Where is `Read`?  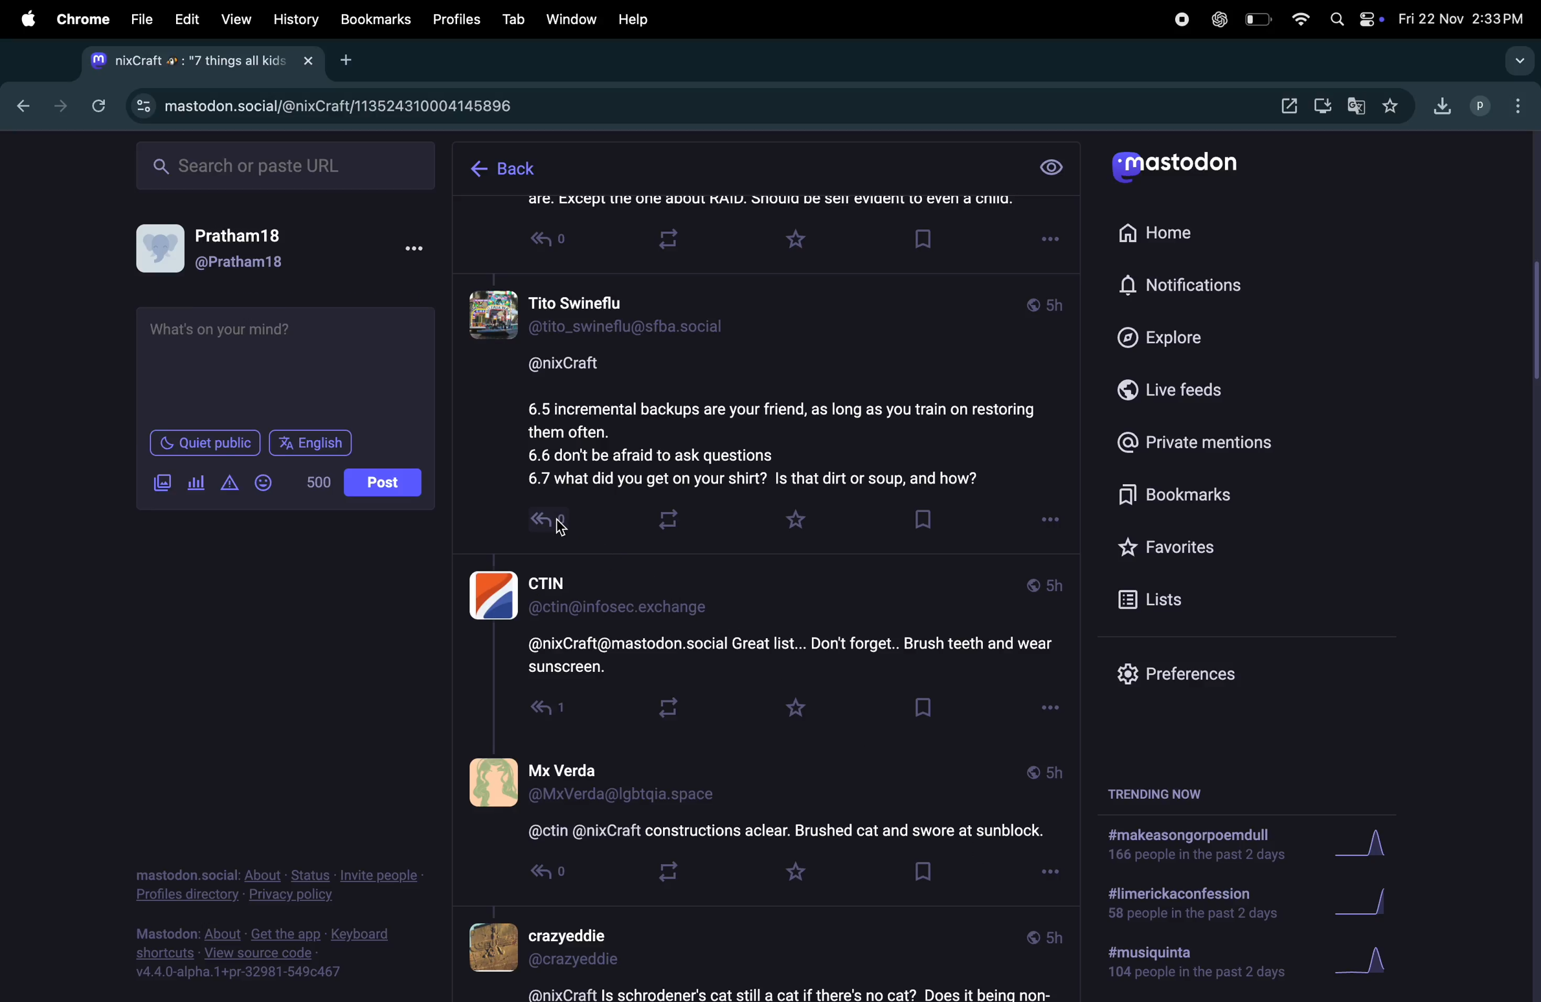 Read is located at coordinates (535, 875).